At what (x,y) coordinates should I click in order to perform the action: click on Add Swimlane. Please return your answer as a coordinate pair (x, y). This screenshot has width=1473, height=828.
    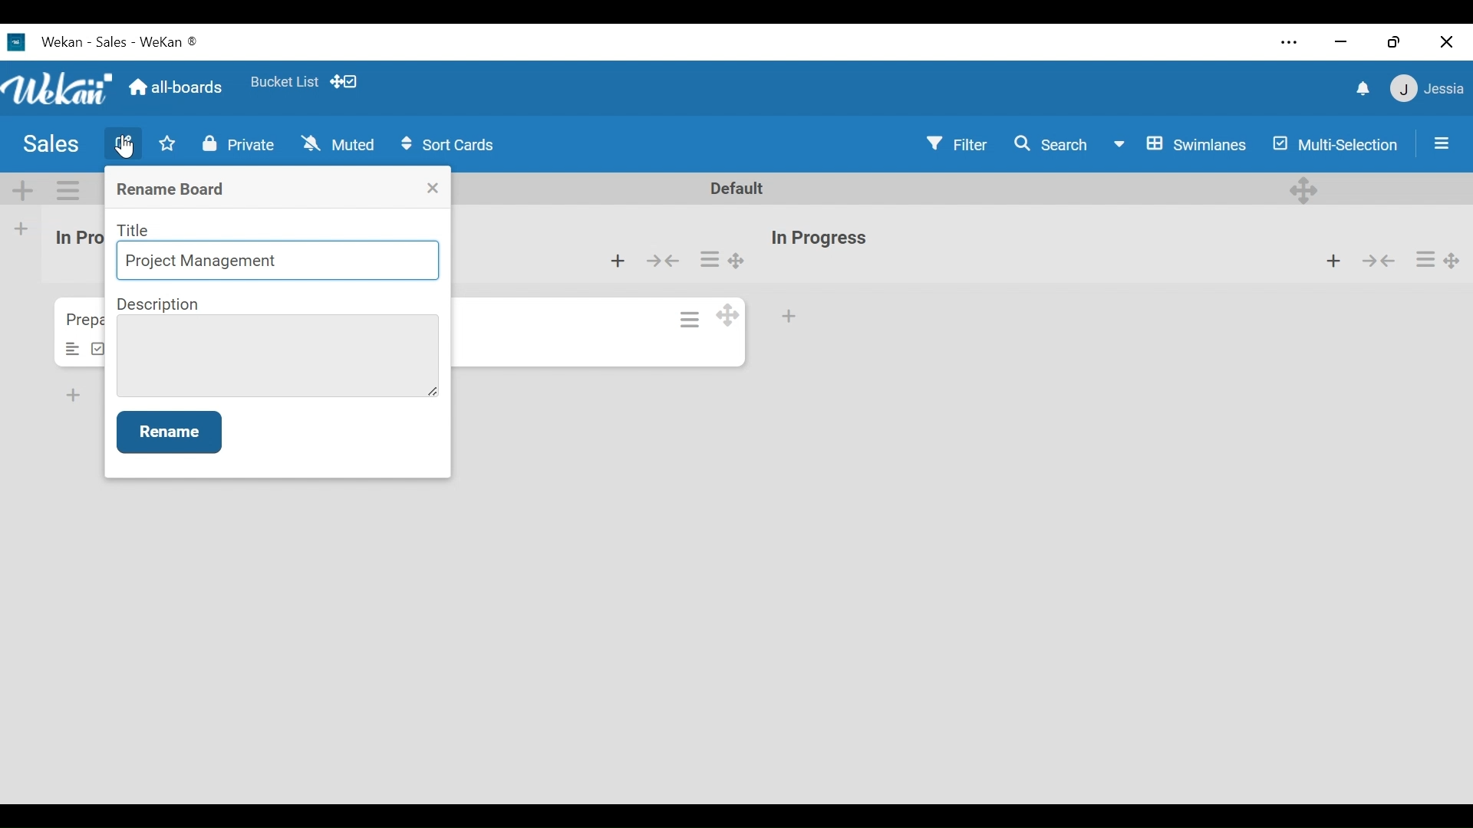
    Looking at the image, I should click on (21, 189).